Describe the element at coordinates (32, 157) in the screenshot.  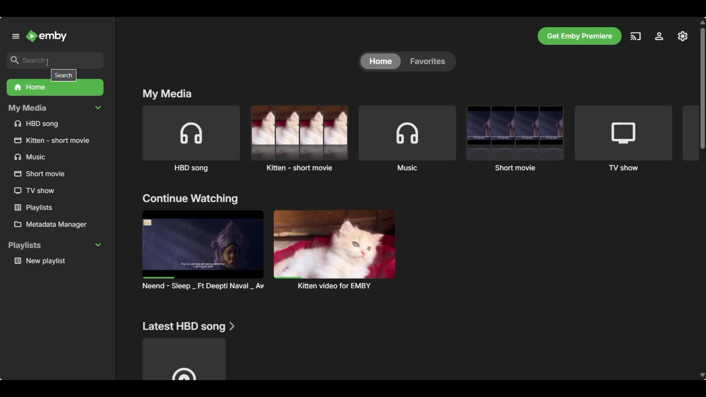
I see `` at that location.